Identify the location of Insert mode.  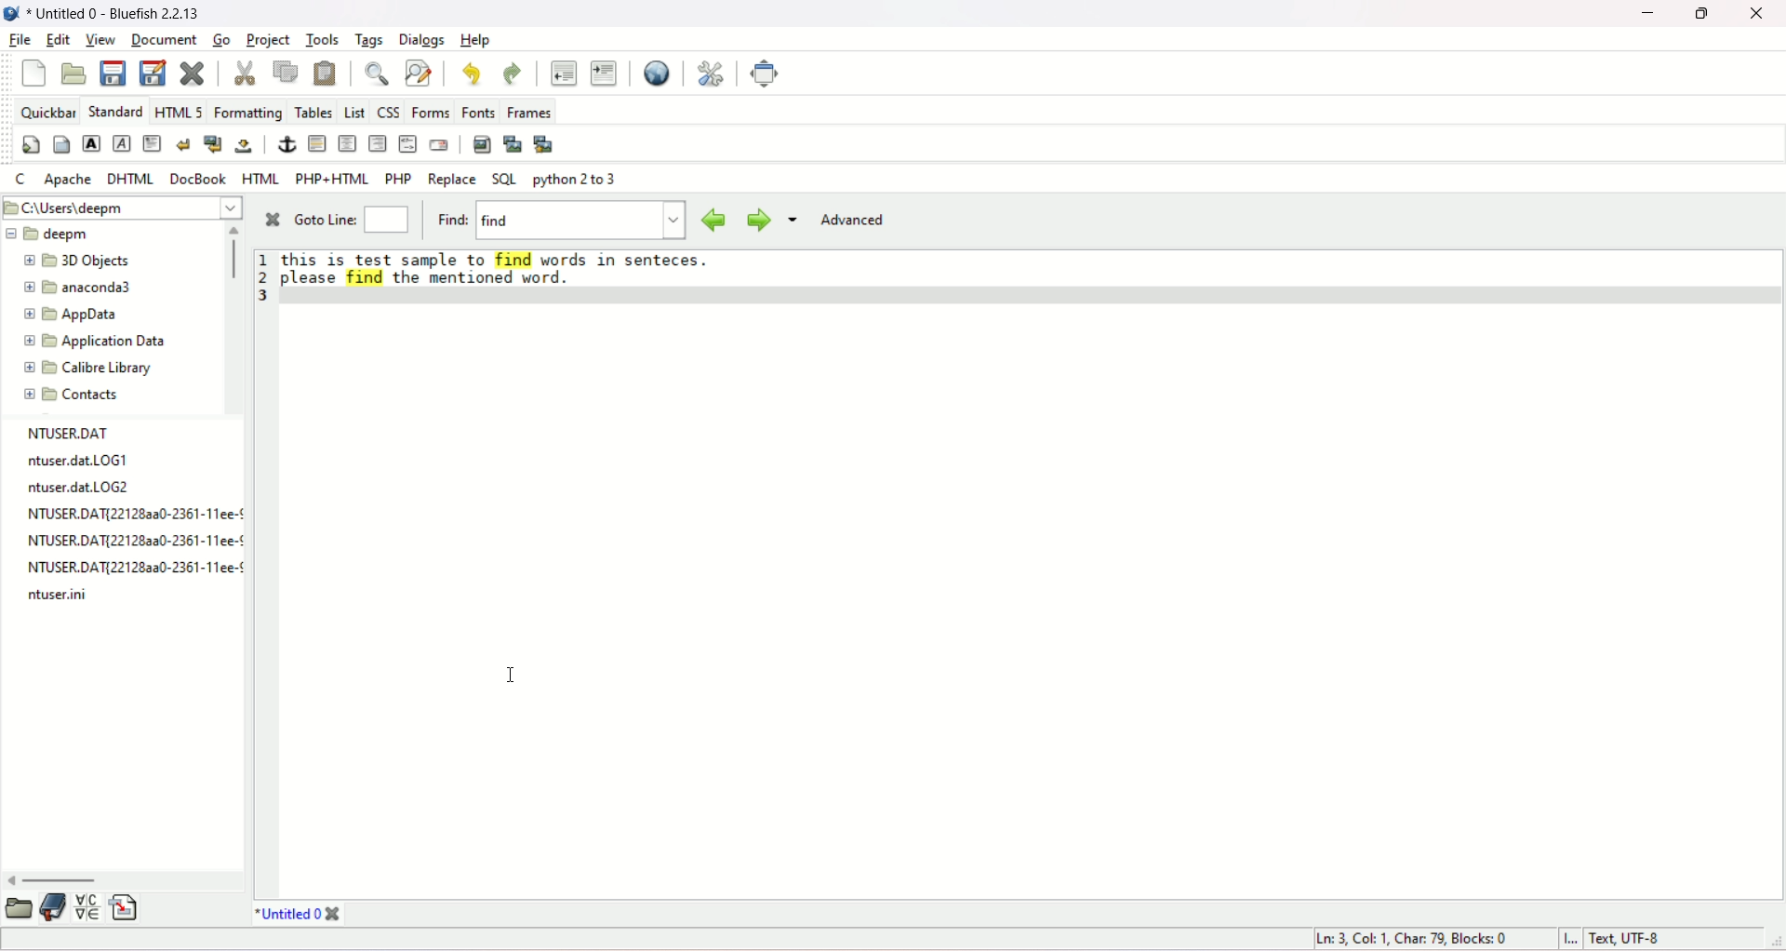
(1567, 937).